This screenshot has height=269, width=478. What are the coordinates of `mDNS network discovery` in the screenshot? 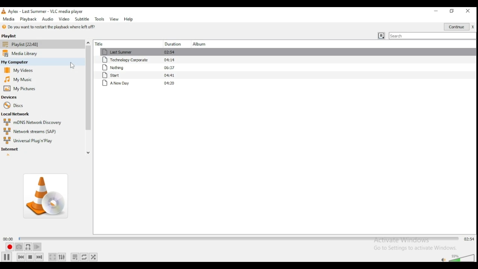 It's located at (35, 122).